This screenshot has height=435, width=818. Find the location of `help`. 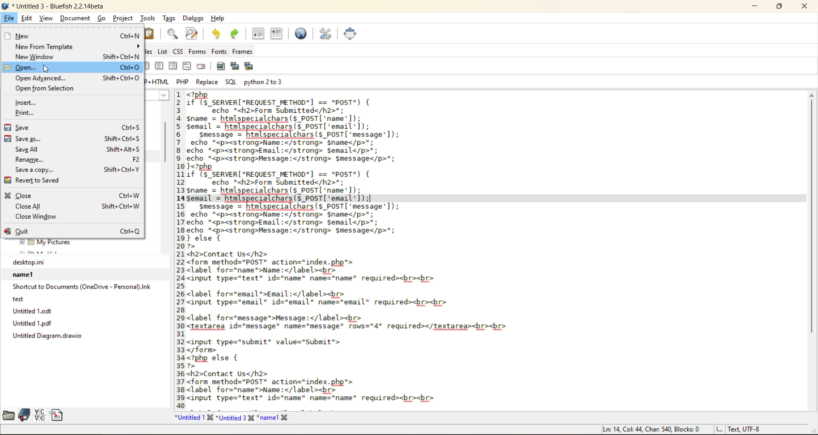

help is located at coordinates (217, 18).